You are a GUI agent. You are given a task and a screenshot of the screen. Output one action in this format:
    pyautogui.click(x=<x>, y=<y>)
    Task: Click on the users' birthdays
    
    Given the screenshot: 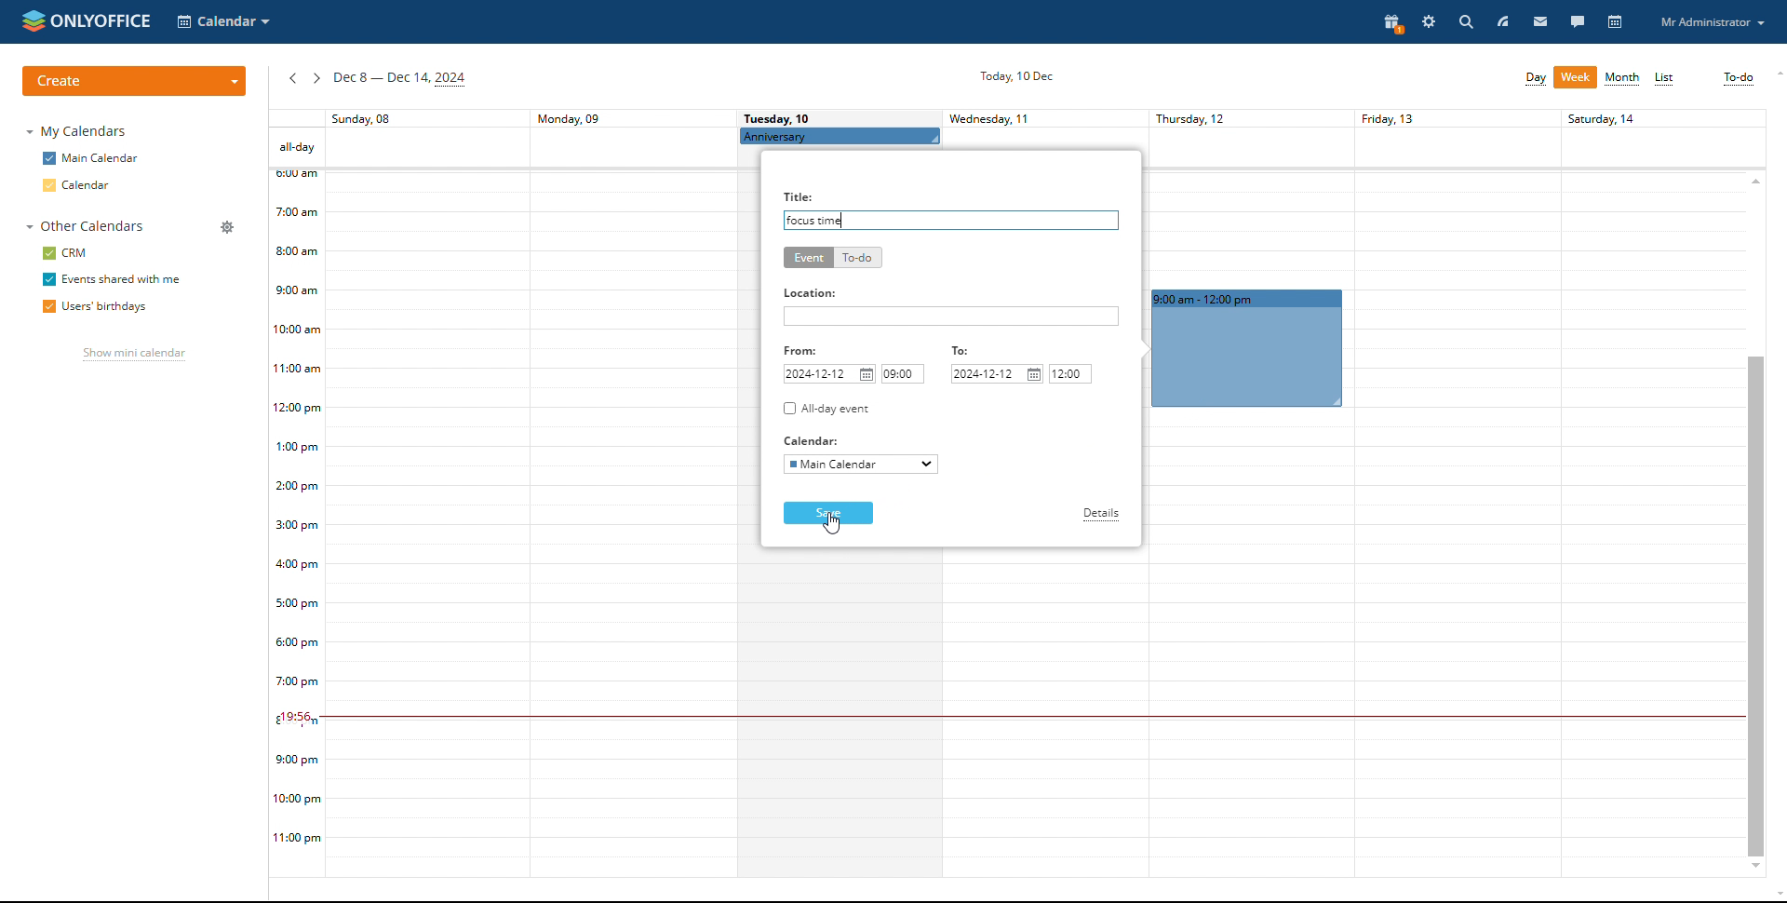 What is the action you would take?
    pyautogui.click(x=112, y=308)
    